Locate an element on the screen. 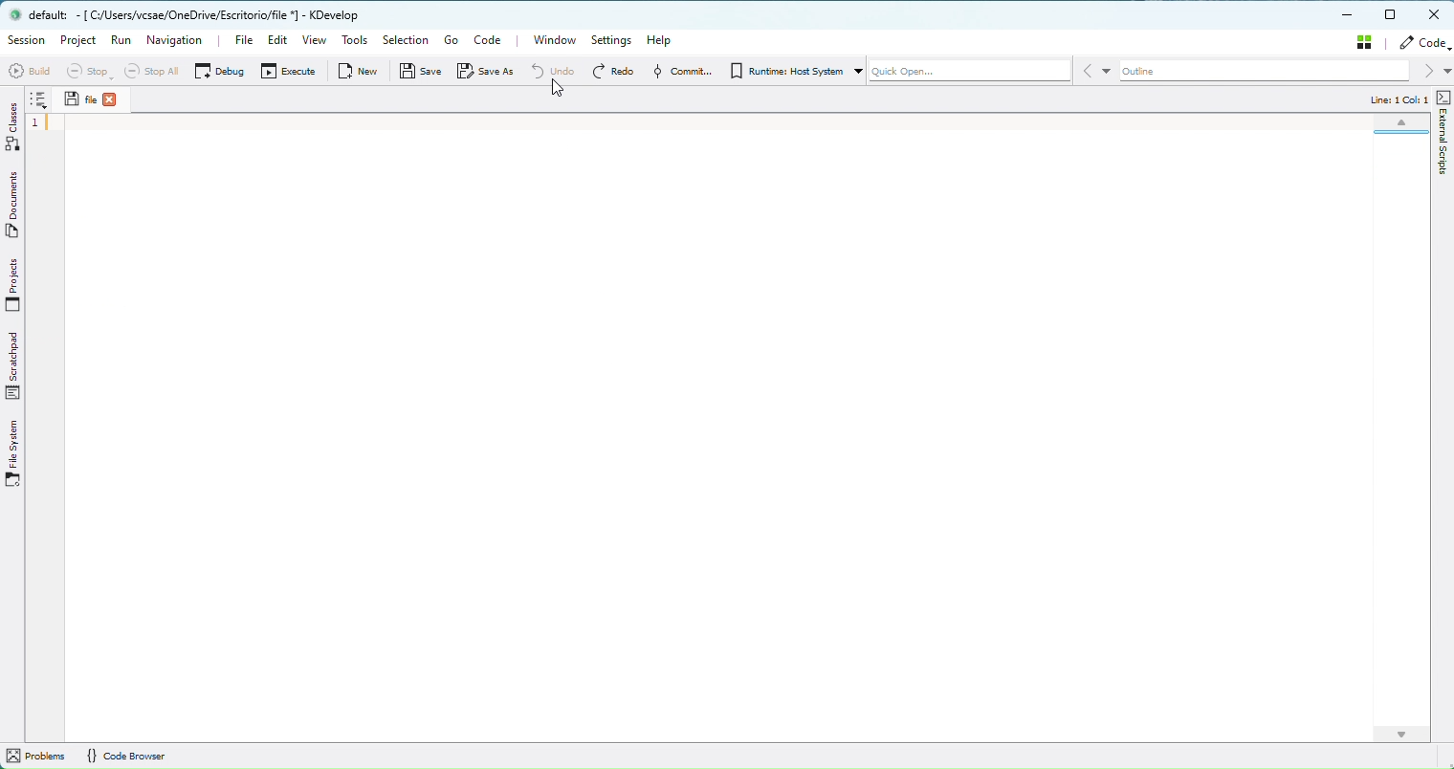 This screenshot has width=1454, height=769. New is located at coordinates (363, 75).